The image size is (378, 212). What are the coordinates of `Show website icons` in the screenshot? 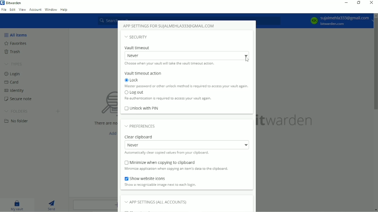 It's located at (146, 178).